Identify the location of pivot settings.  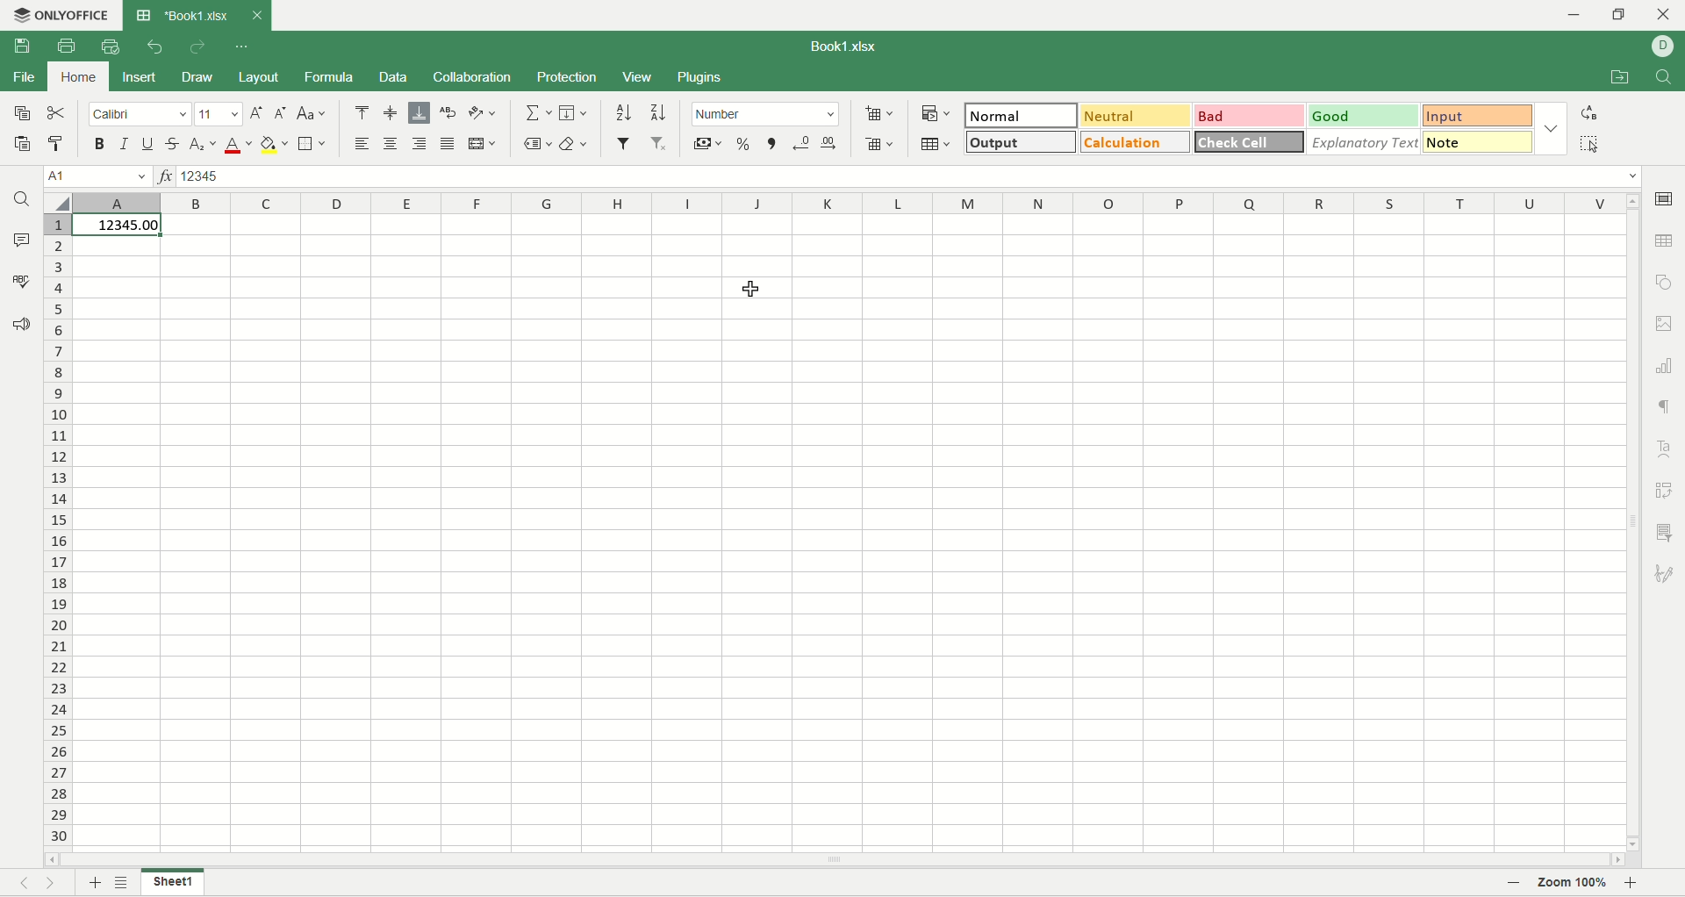
(1664, 492).